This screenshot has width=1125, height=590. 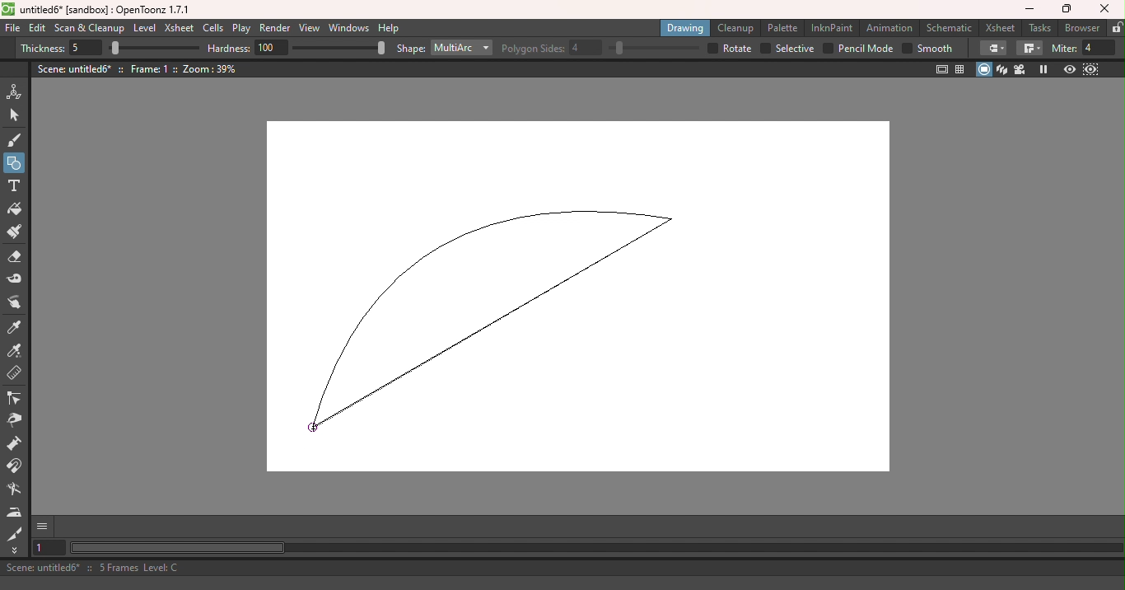 I want to click on Cutter tool, so click(x=12, y=532).